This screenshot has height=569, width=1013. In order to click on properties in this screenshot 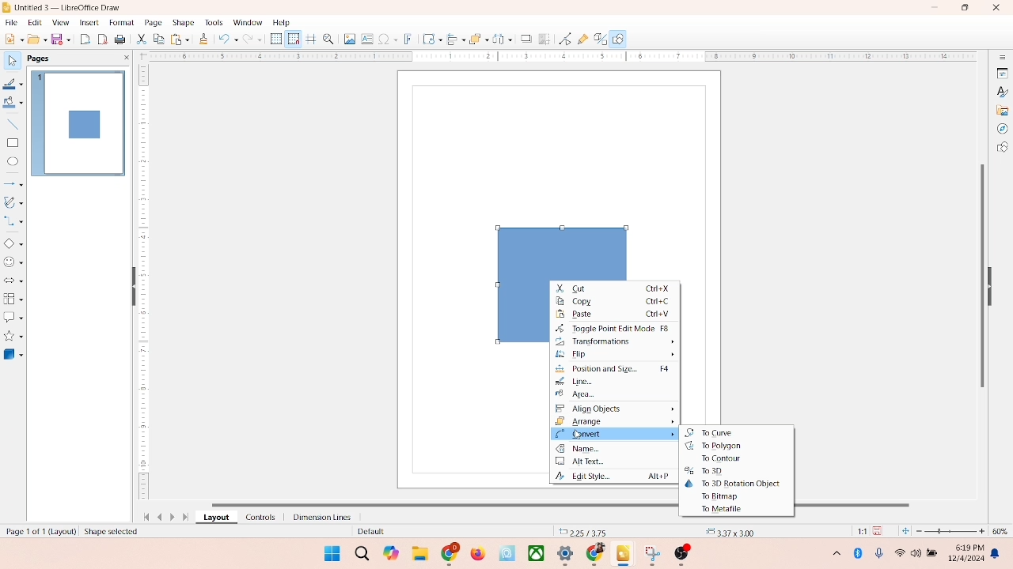, I will do `click(1001, 72)`.